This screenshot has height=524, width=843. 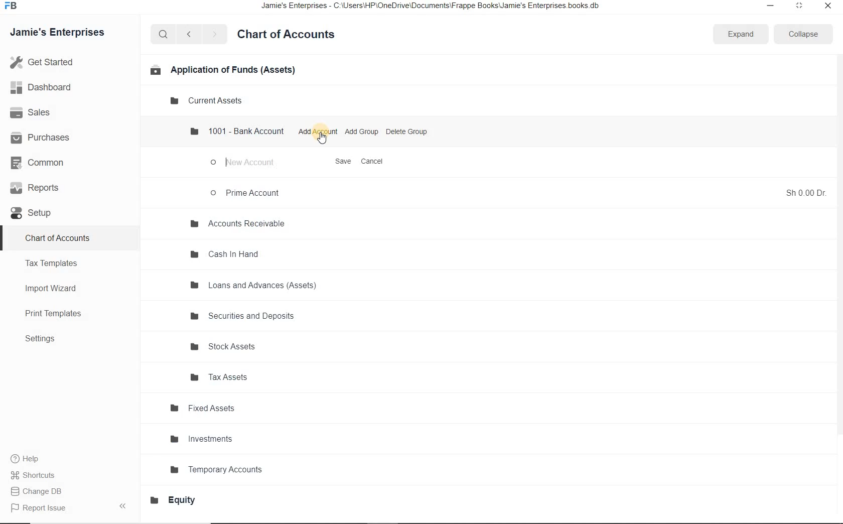 I want to click on Jamie's Enterprises - C:\Users\HP\OneDrive\Documents\Frappe Books\Jamie's Enterprises books.db, so click(x=439, y=8).